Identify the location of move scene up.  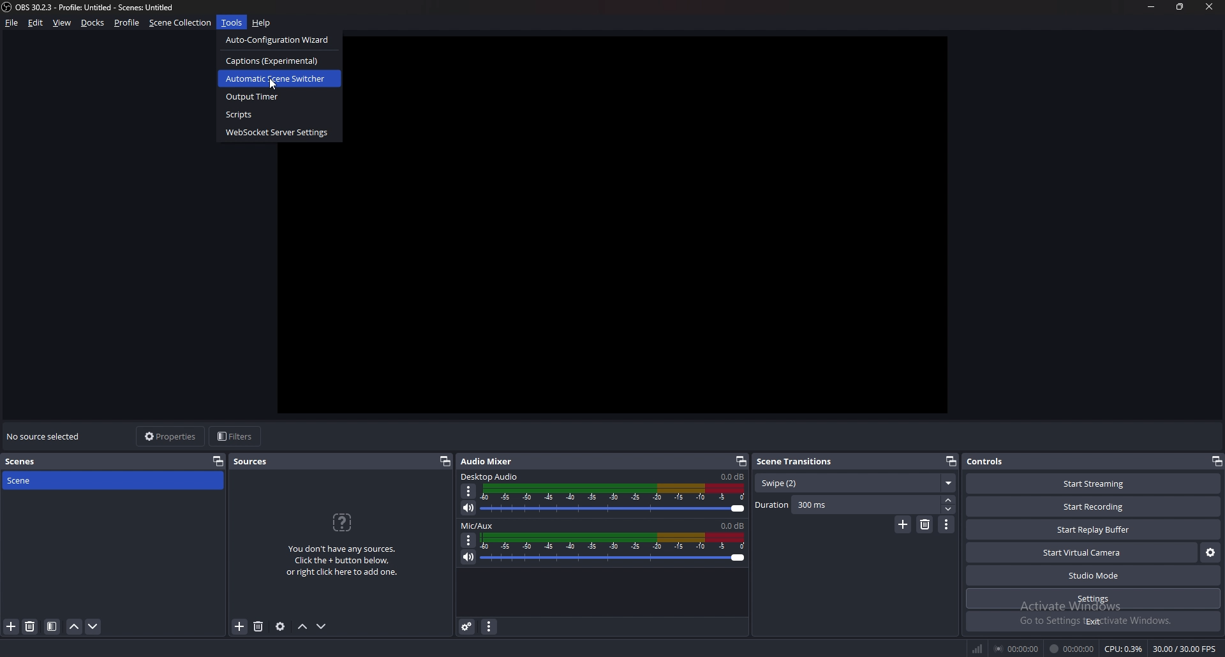
(75, 626).